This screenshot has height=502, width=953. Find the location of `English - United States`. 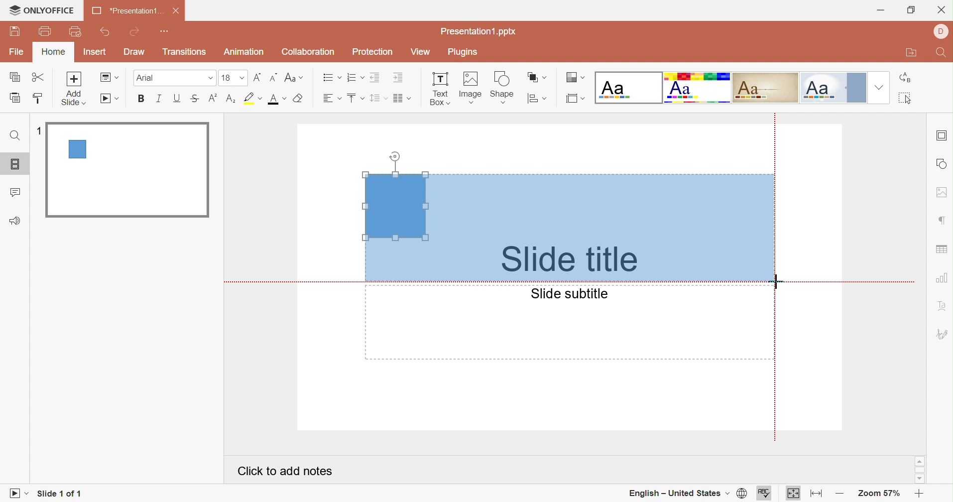

English - United States is located at coordinates (677, 494).